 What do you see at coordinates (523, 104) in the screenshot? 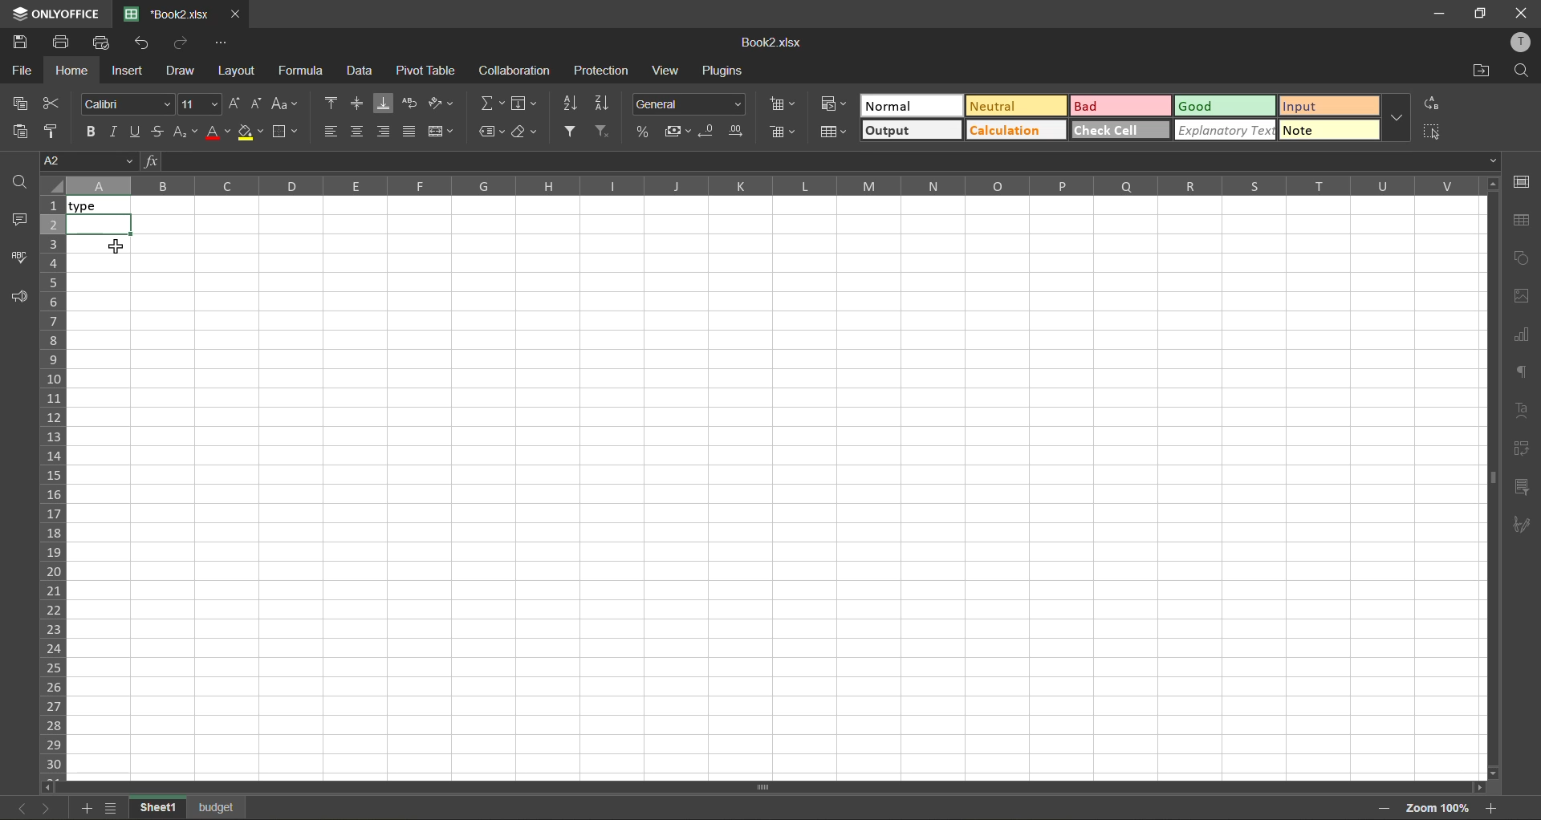
I see `fields` at bounding box center [523, 104].